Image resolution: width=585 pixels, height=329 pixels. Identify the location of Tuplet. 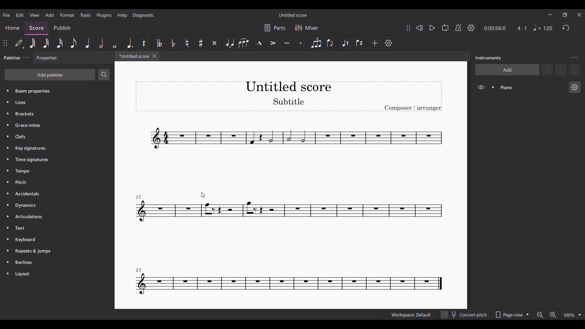
(316, 43).